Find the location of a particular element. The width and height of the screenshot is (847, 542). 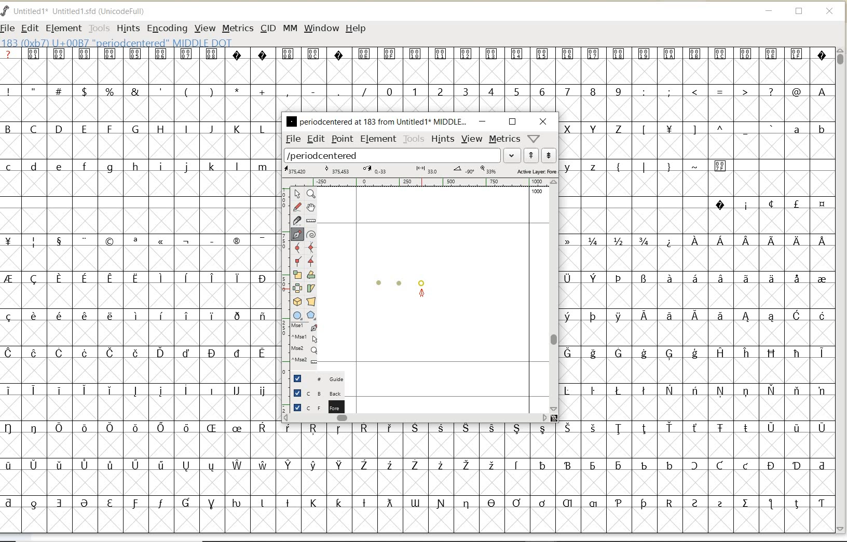

close is located at coordinates (543, 121).